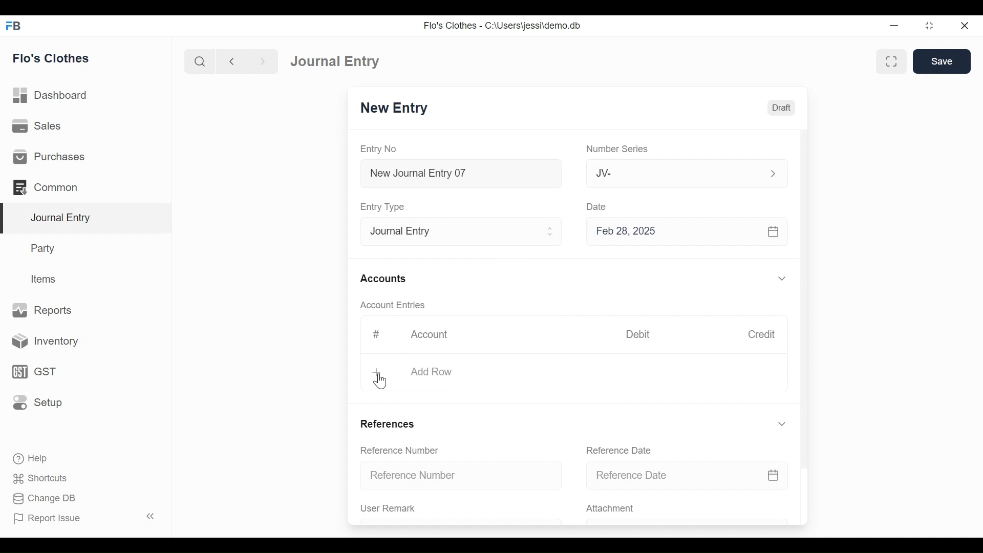  Describe the element at coordinates (44, 497) in the screenshot. I see `Change DB` at that location.